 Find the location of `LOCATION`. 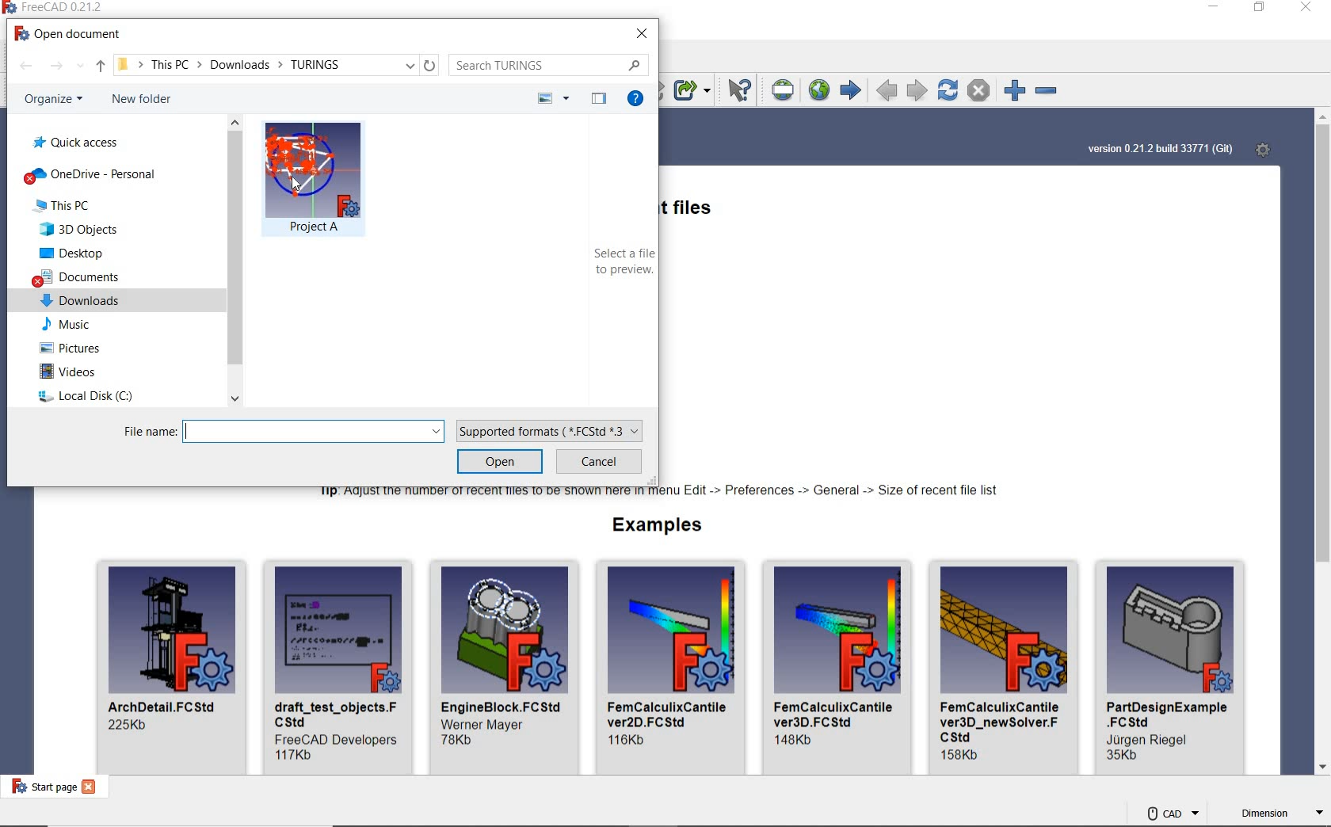

LOCATION is located at coordinates (237, 65).